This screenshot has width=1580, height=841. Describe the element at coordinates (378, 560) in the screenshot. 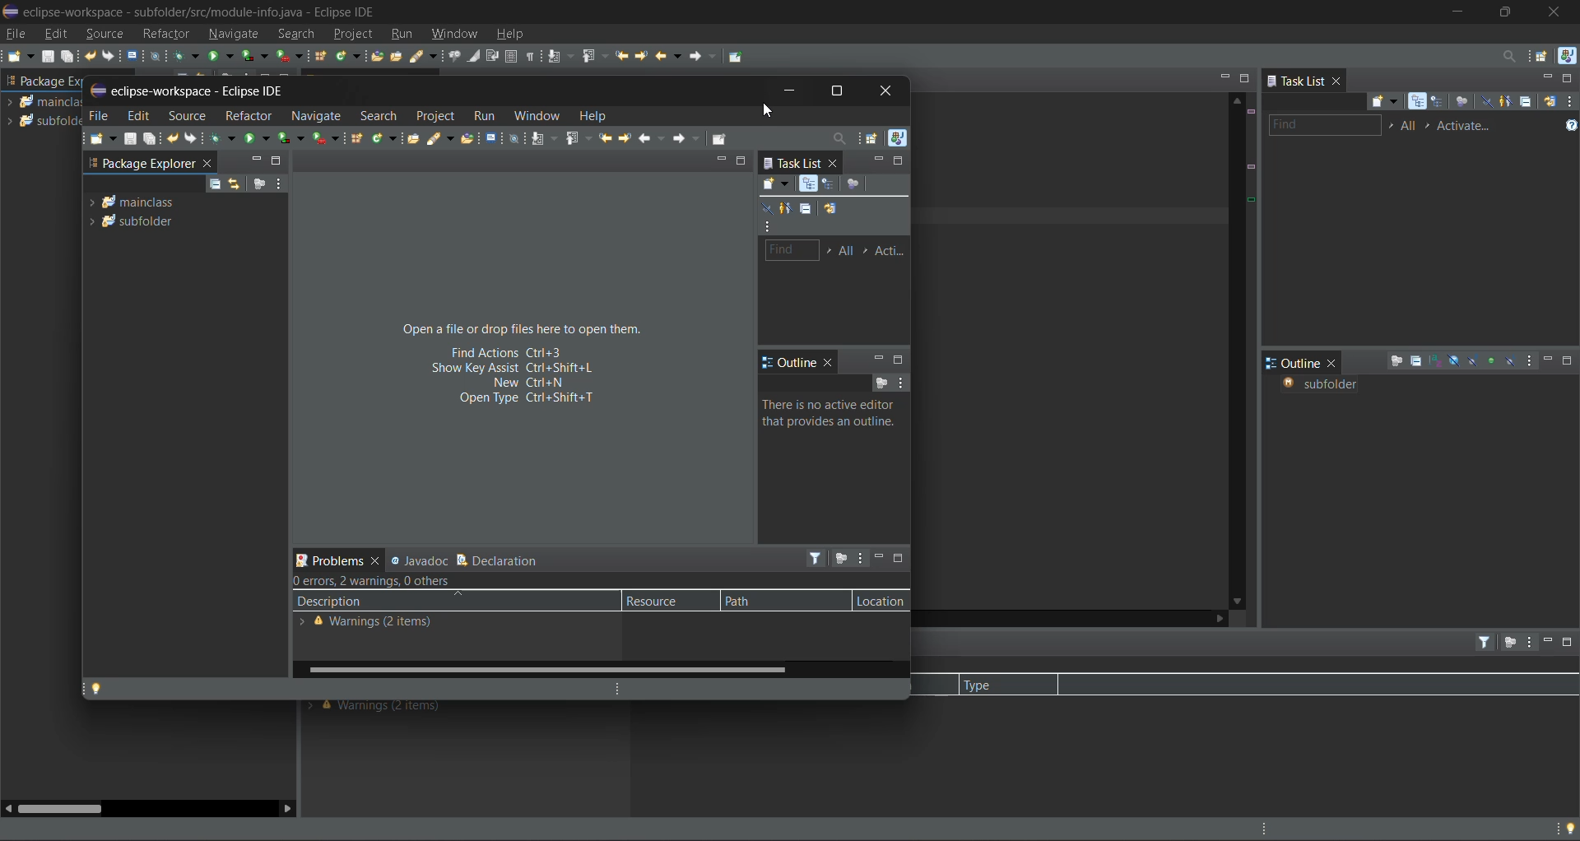

I see `close` at that location.